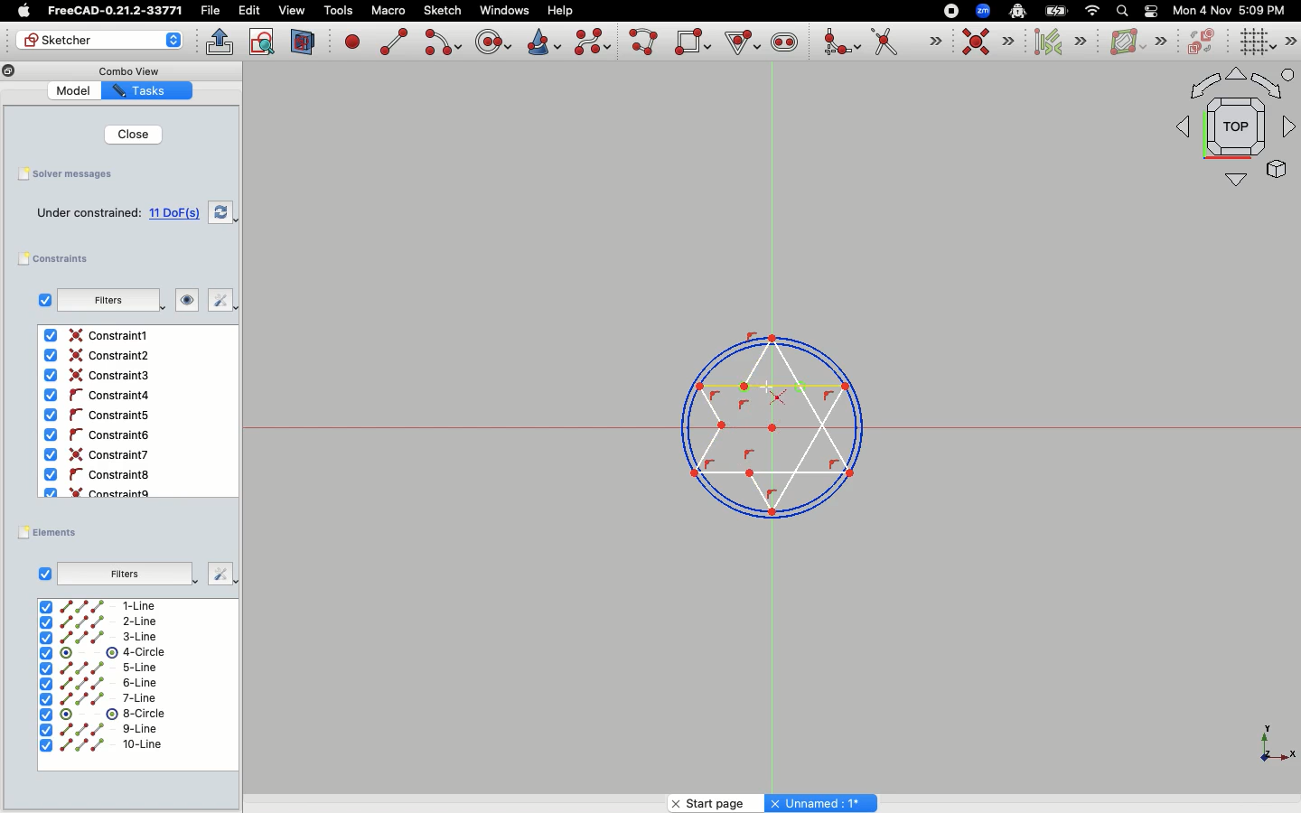 The image size is (1301, 813). What do you see at coordinates (1289, 41) in the screenshot?
I see `Sketch editor tools` at bounding box center [1289, 41].